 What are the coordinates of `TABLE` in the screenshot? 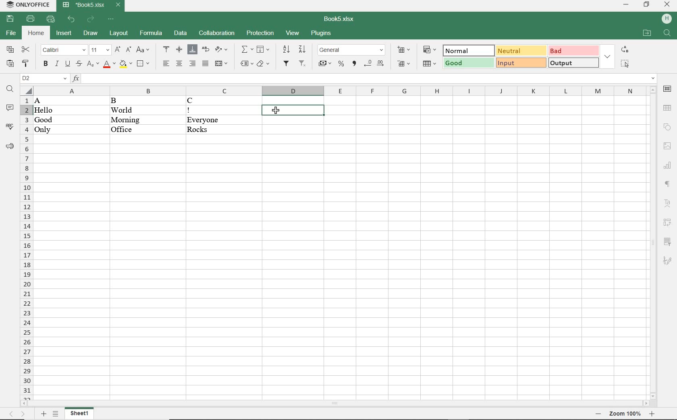 It's located at (668, 108).